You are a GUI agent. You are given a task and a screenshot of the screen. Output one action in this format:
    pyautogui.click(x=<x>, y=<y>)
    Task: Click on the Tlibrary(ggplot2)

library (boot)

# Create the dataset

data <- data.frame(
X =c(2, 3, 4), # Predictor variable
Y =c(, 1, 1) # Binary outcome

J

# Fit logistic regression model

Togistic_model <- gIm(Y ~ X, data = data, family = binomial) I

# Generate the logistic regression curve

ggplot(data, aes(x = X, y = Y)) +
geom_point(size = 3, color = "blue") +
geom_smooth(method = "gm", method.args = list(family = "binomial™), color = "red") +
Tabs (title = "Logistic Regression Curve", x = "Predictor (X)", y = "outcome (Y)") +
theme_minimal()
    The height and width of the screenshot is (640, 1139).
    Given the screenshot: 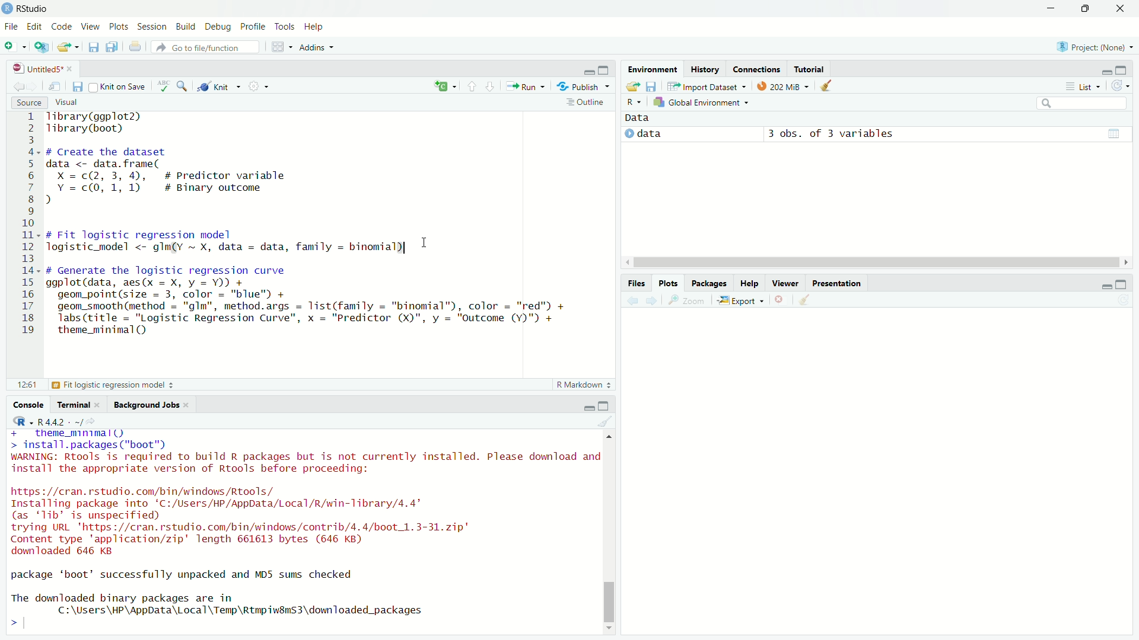 What is the action you would take?
    pyautogui.click(x=307, y=229)
    